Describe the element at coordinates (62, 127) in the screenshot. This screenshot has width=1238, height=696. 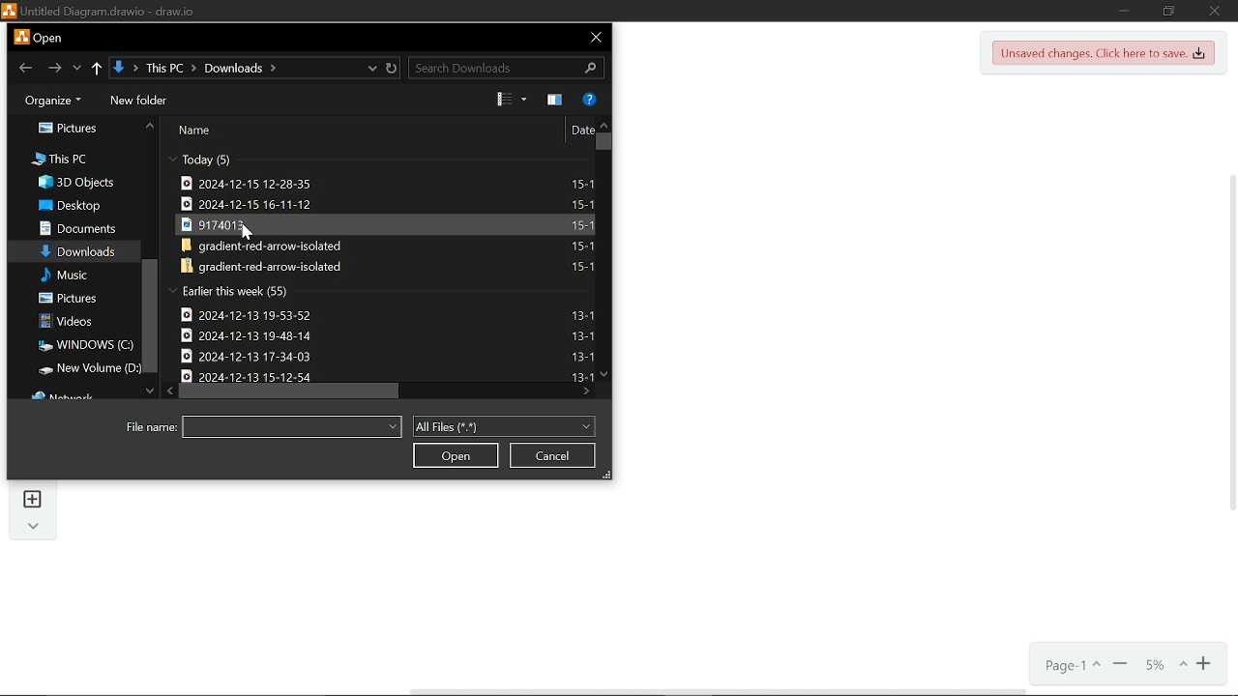
I see `pictures` at that location.